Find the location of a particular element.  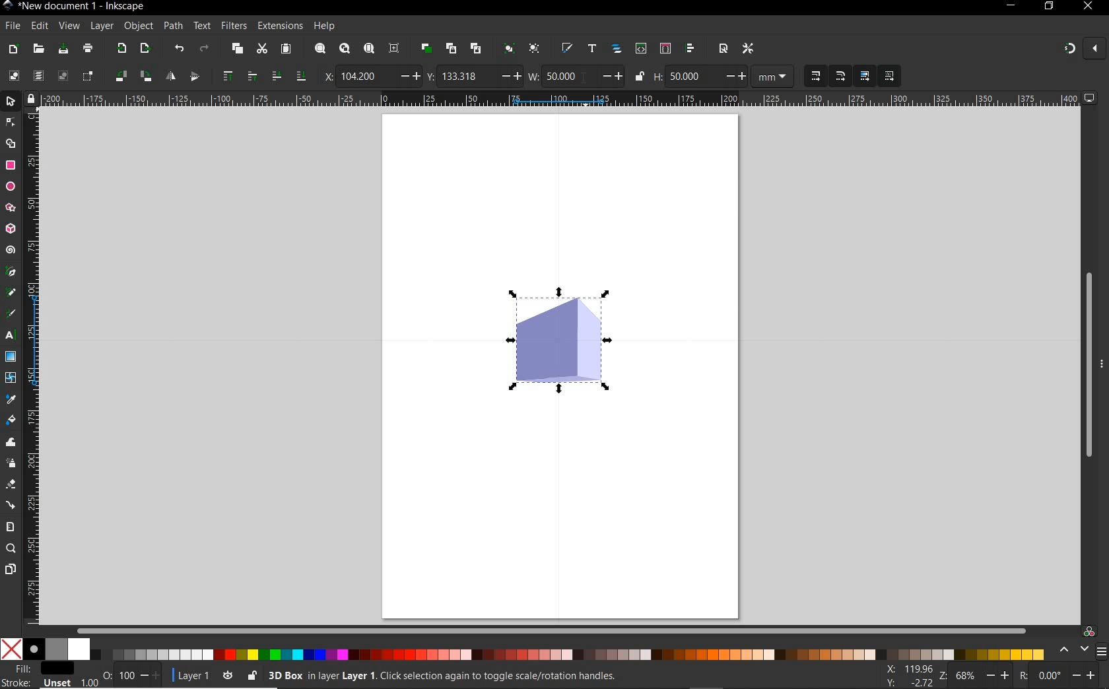

unlink clone is located at coordinates (475, 48).